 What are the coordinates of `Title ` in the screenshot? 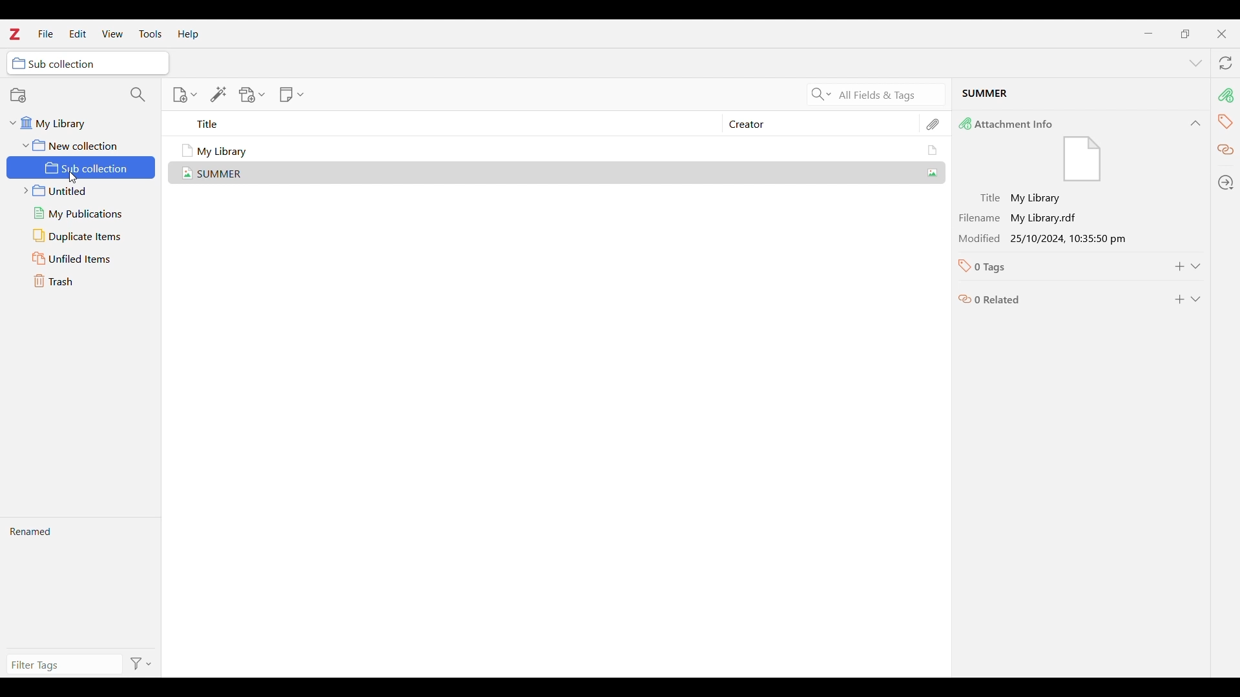 It's located at (453, 124).